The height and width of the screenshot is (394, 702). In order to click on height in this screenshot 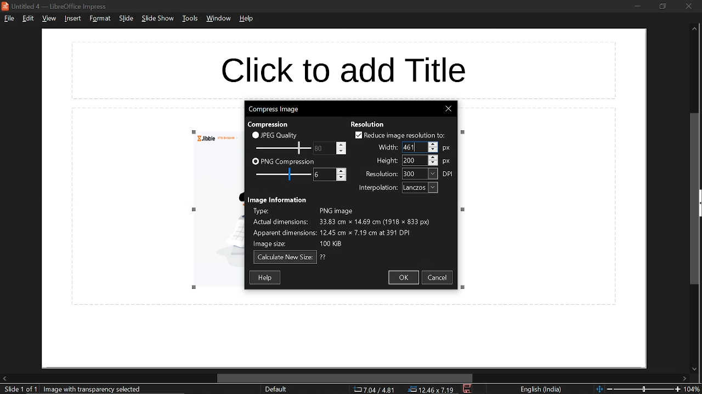, I will do `click(411, 161)`.